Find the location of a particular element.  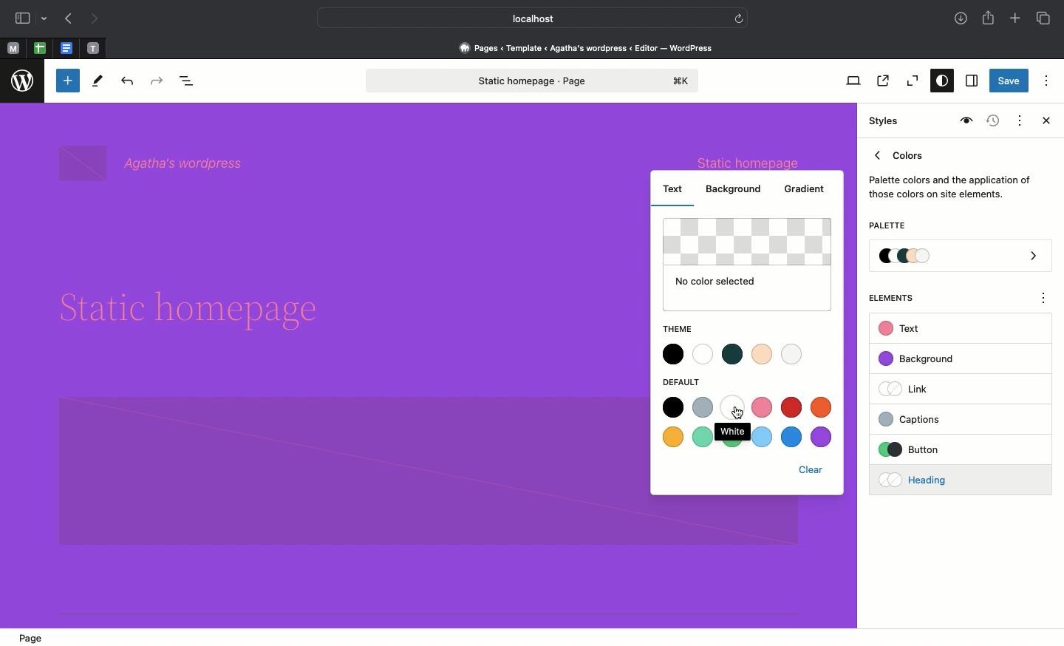

Text is located at coordinates (901, 329).